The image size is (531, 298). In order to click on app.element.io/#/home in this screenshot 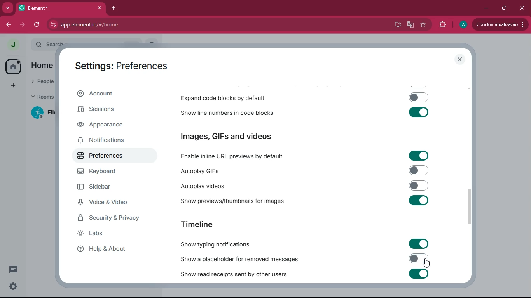, I will do `click(130, 25)`.